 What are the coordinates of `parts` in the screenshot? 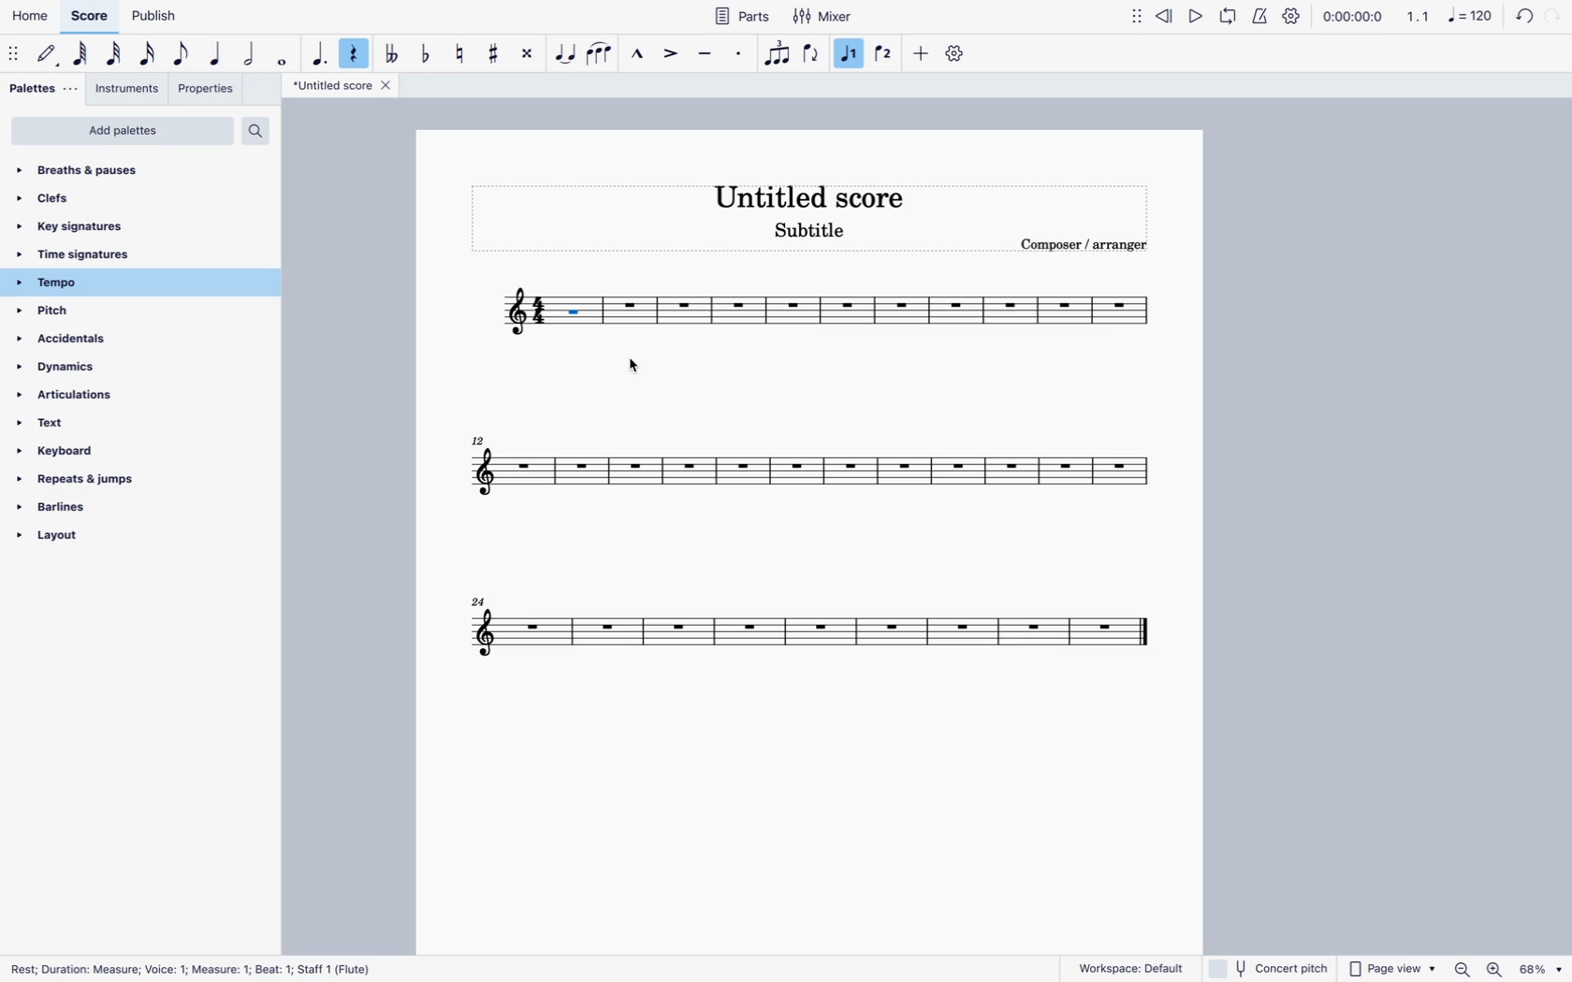 It's located at (734, 19).